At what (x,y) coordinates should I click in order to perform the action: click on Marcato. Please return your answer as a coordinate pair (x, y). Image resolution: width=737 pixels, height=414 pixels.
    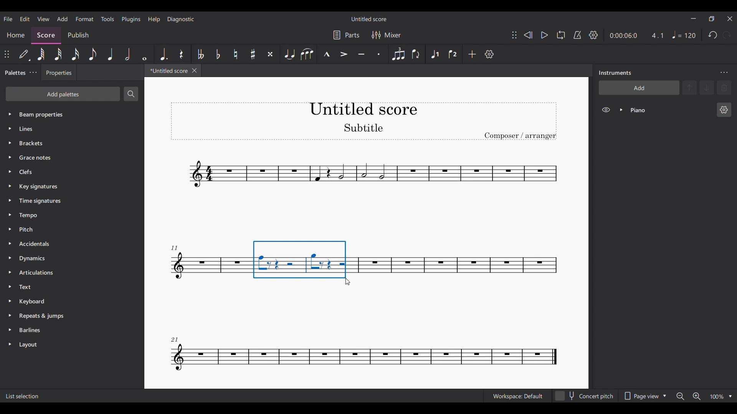
    Looking at the image, I should click on (327, 54).